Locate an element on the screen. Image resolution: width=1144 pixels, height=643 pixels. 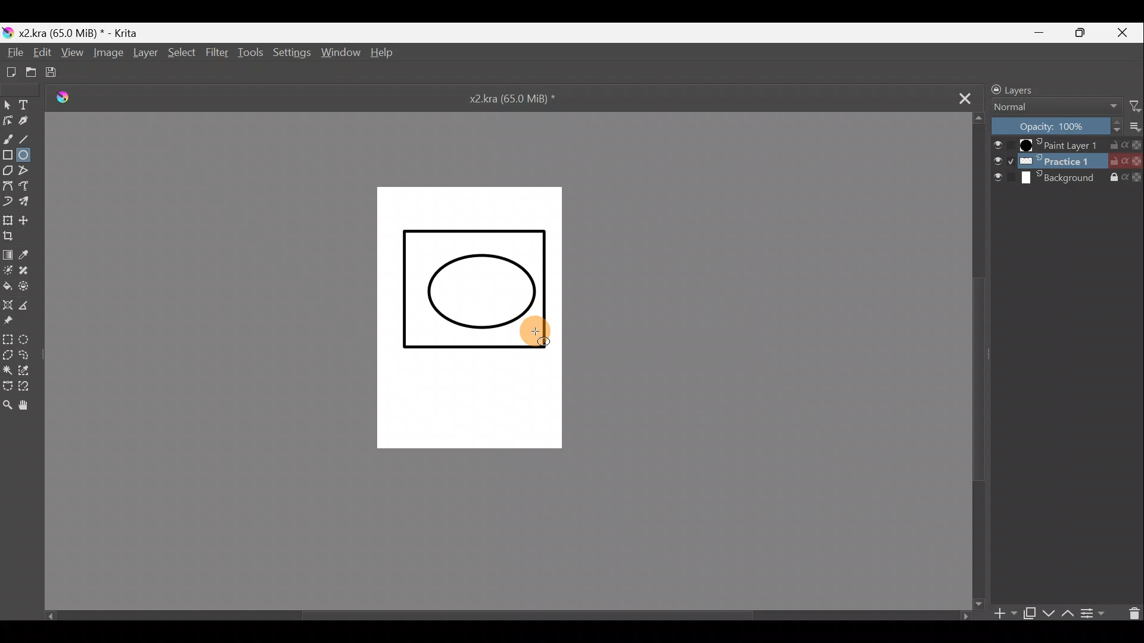
Measure distance between two points is located at coordinates (27, 305).